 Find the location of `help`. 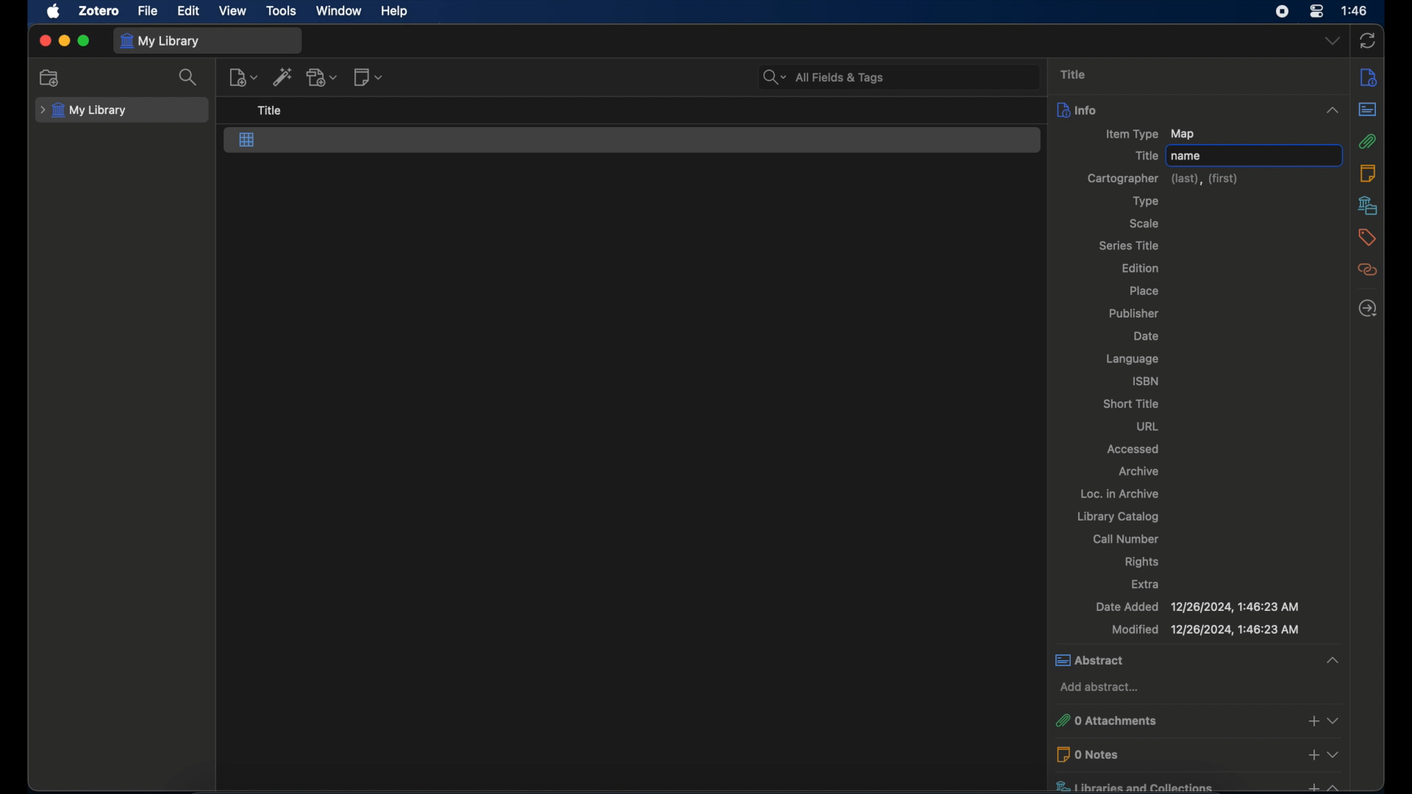

help is located at coordinates (394, 11).